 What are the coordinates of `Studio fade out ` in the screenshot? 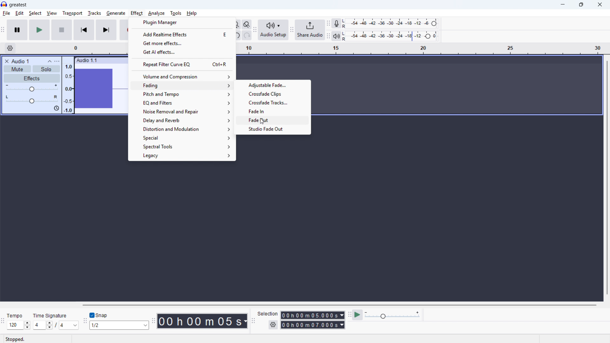 It's located at (272, 129).